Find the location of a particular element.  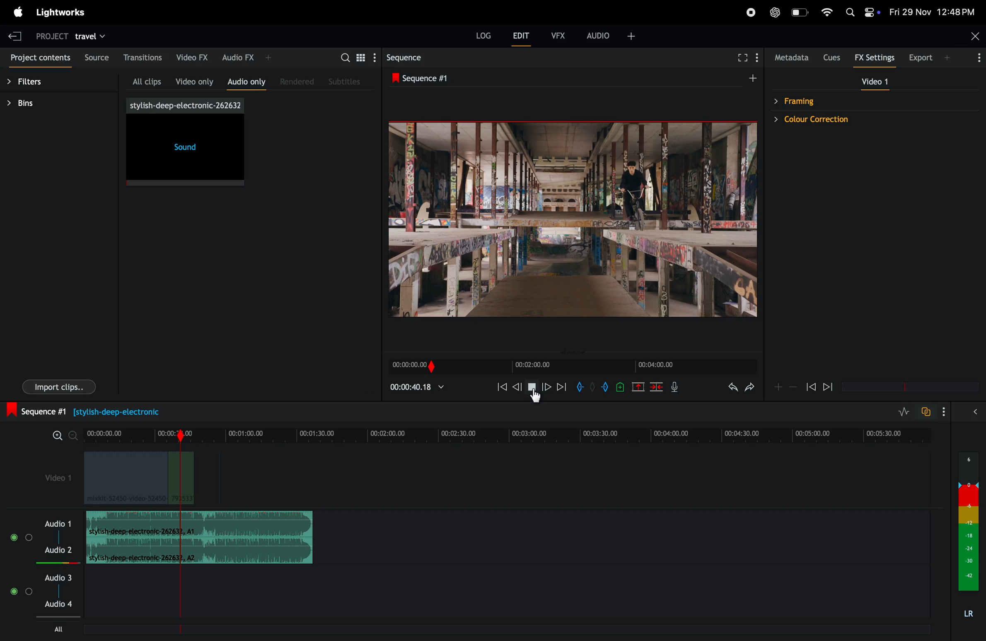

edit is located at coordinates (522, 37).